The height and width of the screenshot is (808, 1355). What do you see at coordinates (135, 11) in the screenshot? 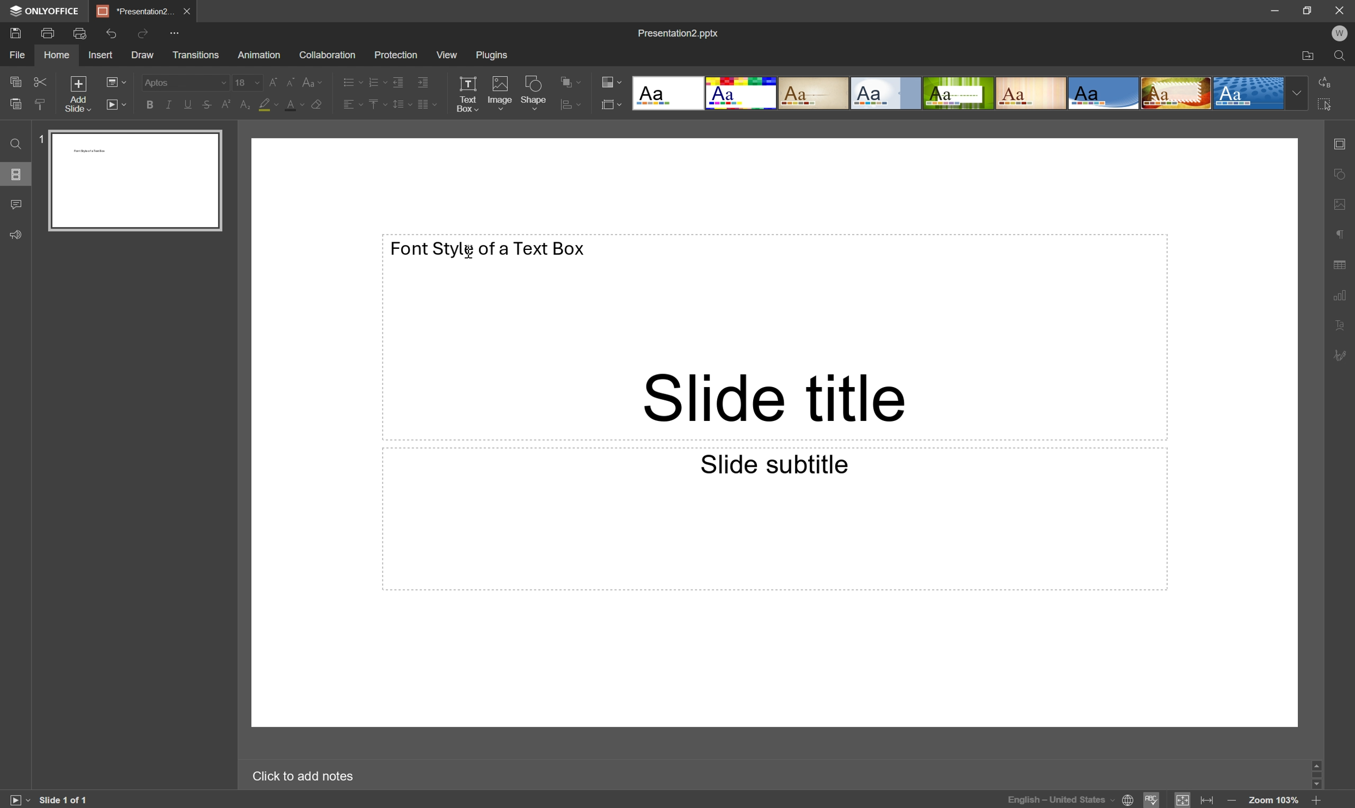
I see `*Presentation2...` at bounding box center [135, 11].